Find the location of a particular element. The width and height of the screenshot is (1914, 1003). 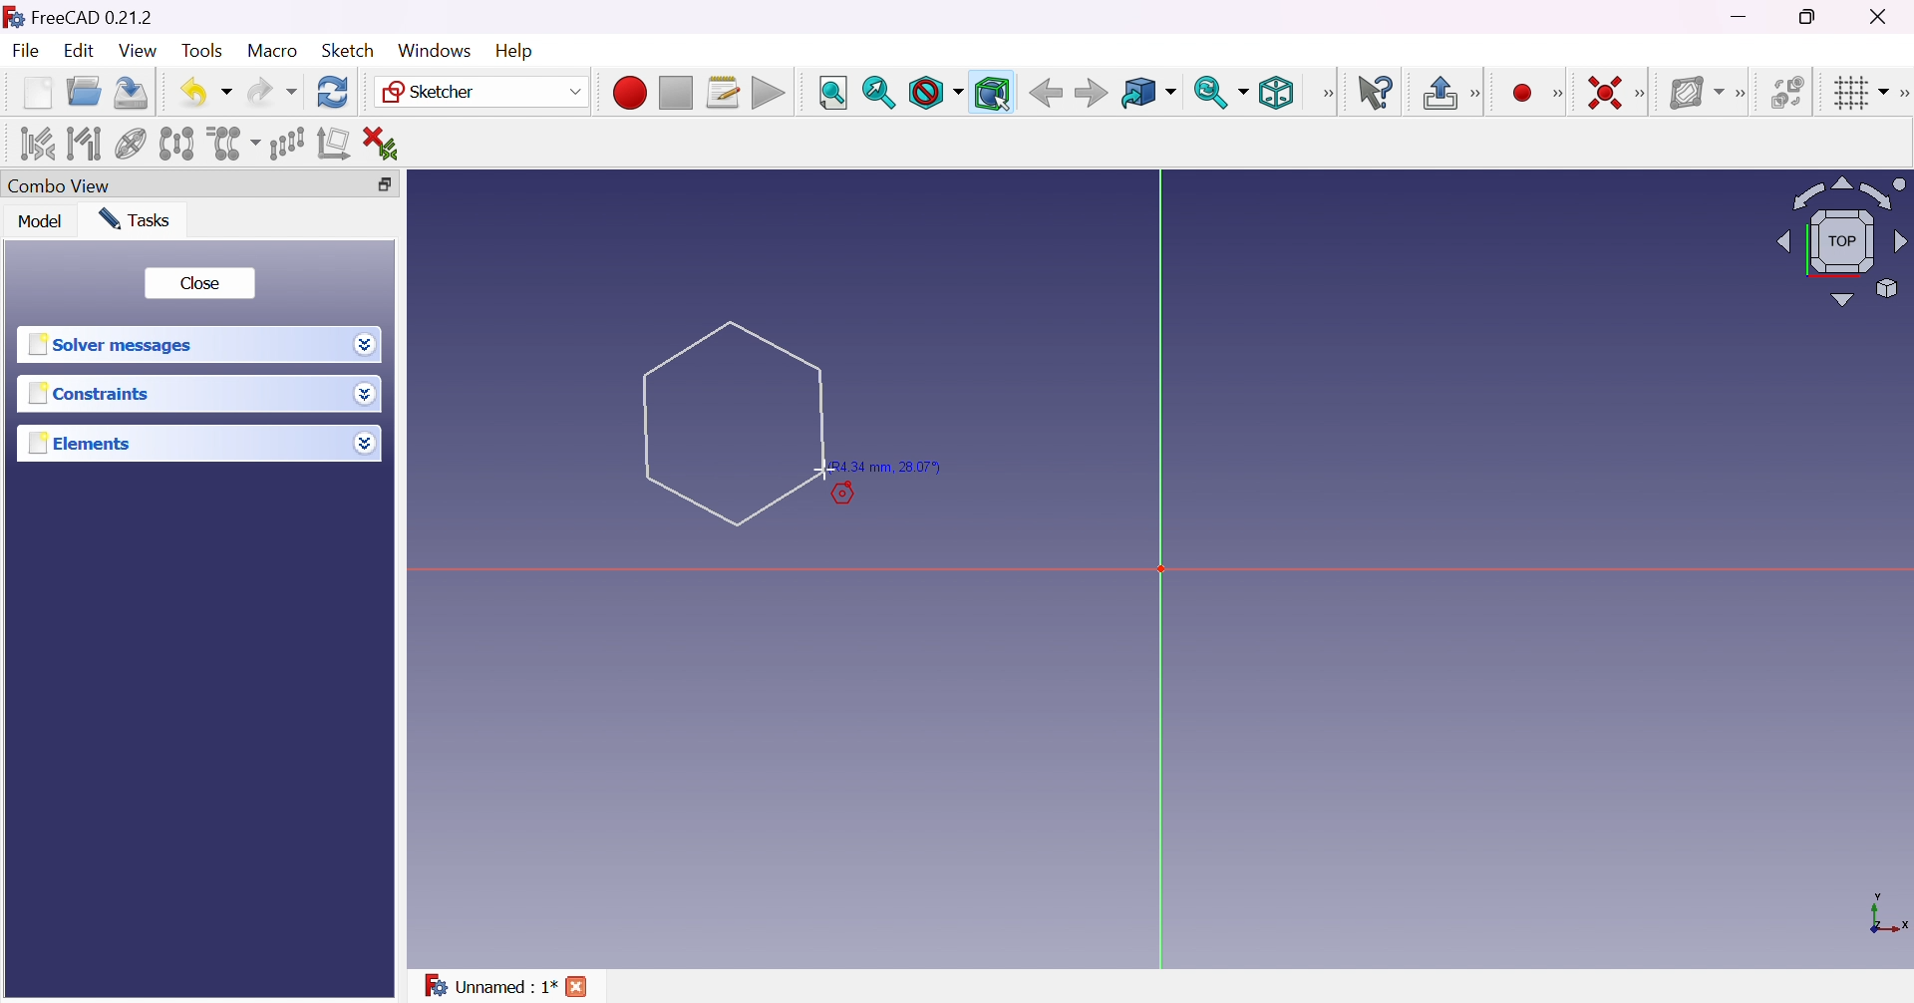

Tasks is located at coordinates (139, 220).